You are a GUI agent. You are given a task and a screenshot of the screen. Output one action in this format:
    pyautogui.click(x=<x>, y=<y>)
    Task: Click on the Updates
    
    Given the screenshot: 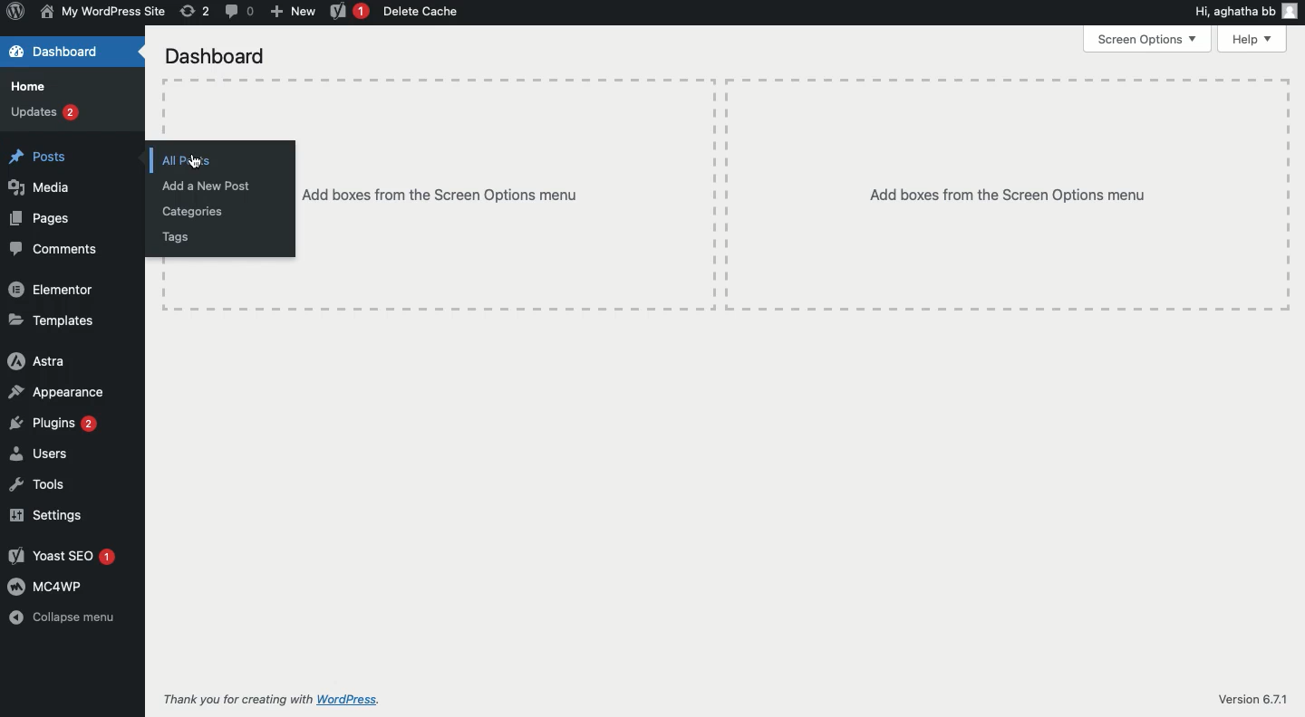 What is the action you would take?
    pyautogui.click(x=45, y=111)
    